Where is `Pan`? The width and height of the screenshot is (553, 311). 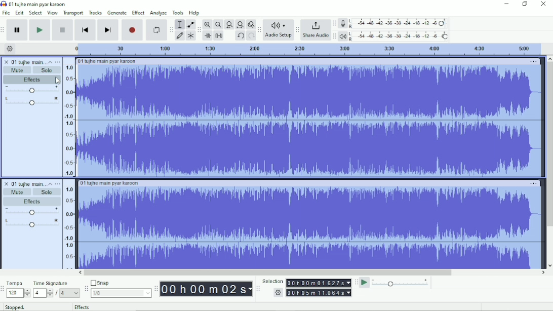 Pan is located at coordinates (30, 225).